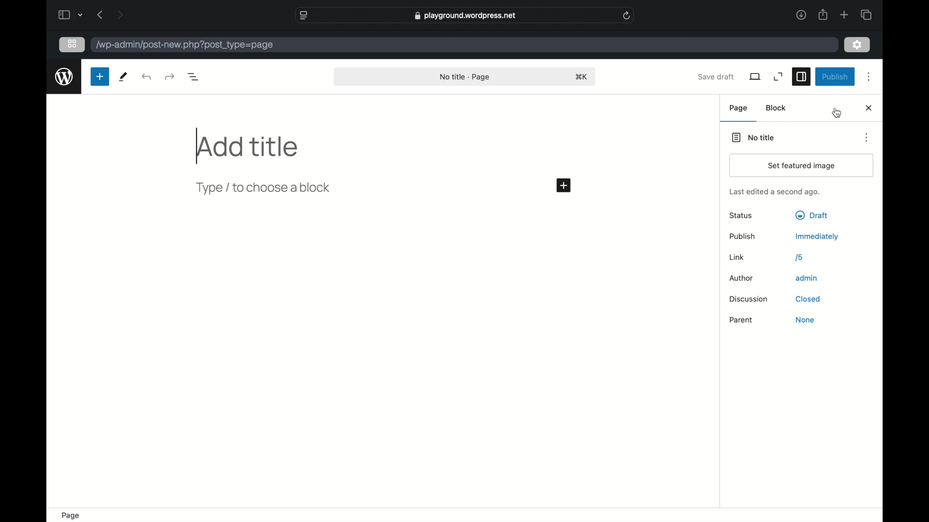 This screenshot has height=522, width=929. What do you see at coordinates (802, 166) in the screenshot?
I see `set featured image` at bounding box center [802, 166].